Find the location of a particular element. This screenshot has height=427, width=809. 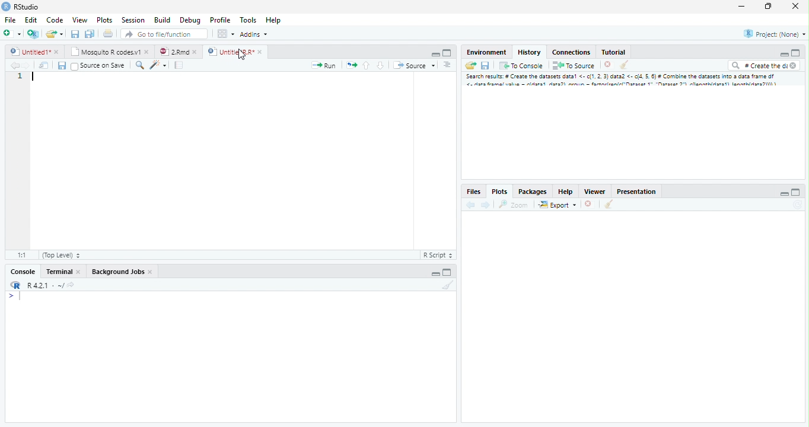

Run is located at coordinates (324, 65).